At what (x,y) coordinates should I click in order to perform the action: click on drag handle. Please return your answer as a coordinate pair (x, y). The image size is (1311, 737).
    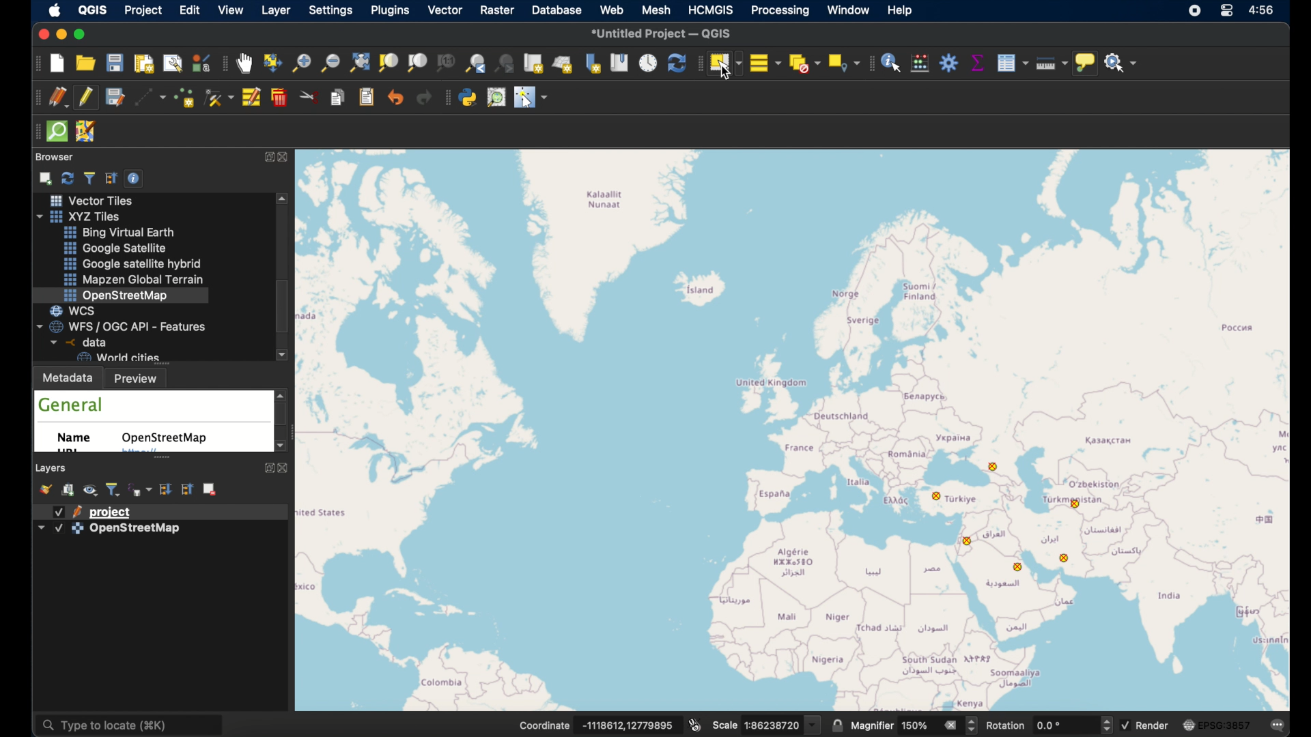
    Looking at the image, I should click on (698, 63).